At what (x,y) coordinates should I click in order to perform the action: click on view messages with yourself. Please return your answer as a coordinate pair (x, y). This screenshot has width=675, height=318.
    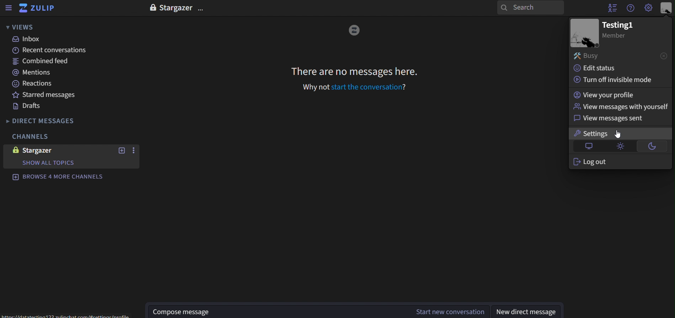
    Looking at the image, I should click on (619, 106).